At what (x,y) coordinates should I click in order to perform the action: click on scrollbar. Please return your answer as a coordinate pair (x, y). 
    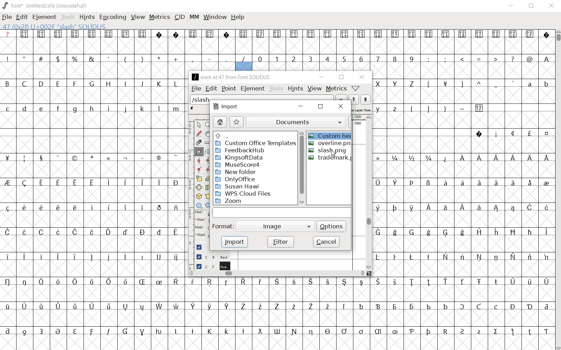
    Looking at the image, I should click on (302, 168).